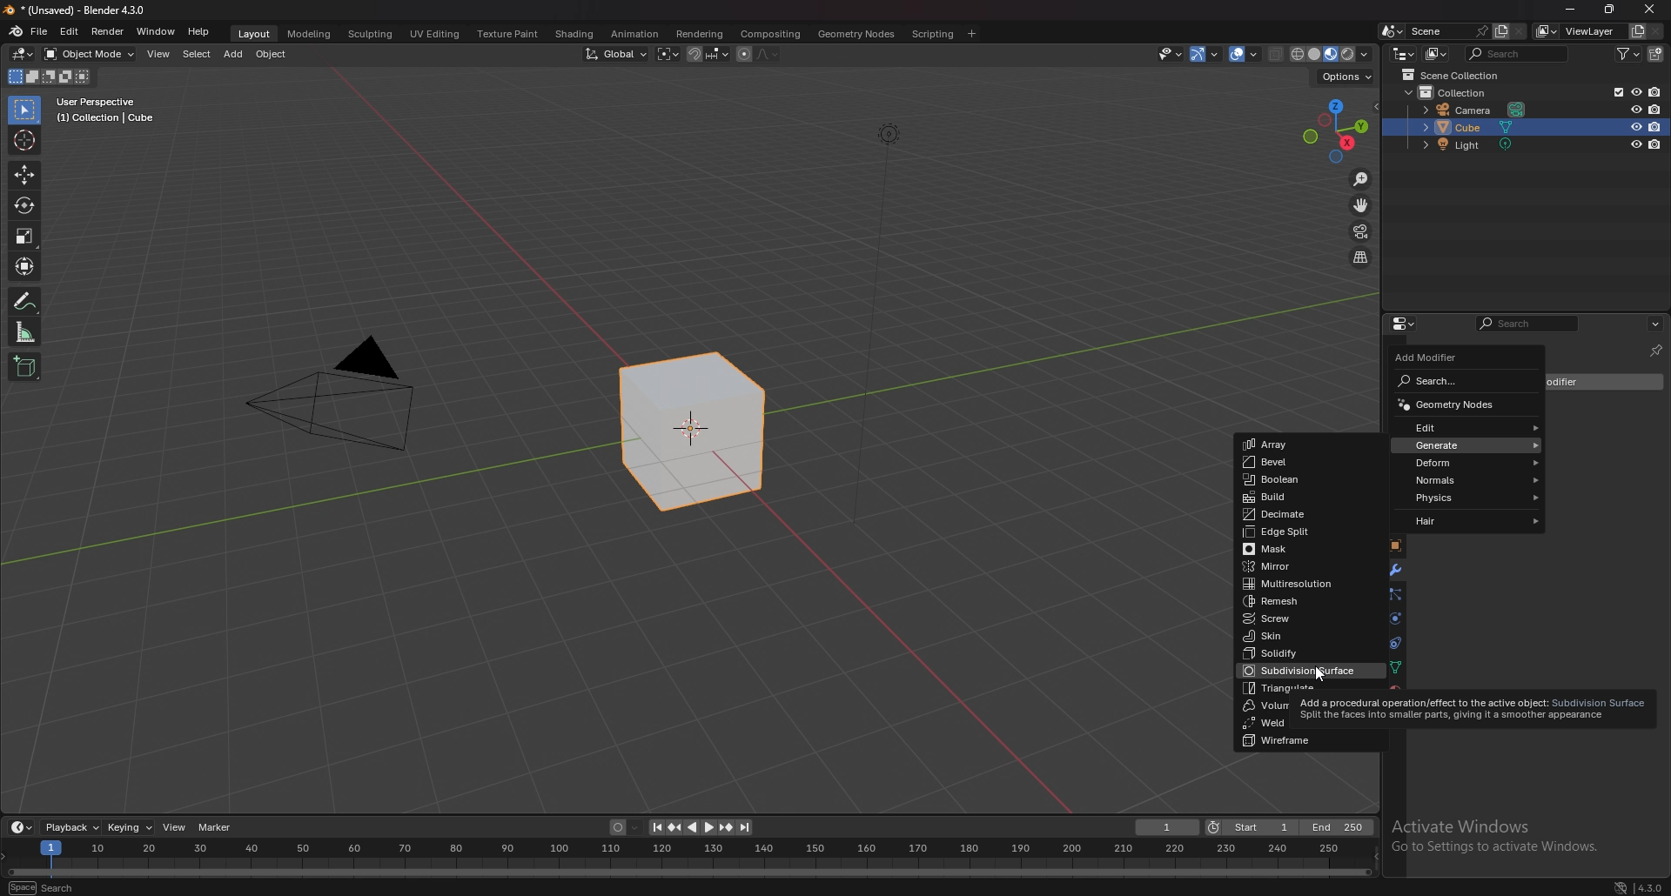 The height and width of the screenshot is (896, 1671). What do you see at coordinates (1304, 652) in the screenshot?
I see `solidify` at bounding box center [1304, 652].